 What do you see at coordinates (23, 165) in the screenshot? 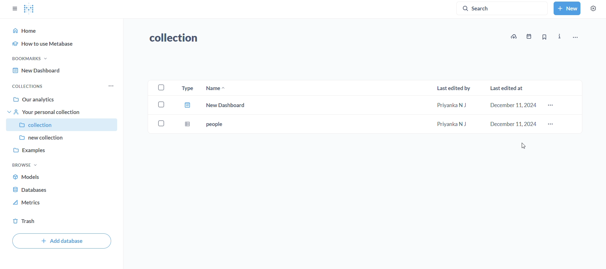
I see `browse` at bounding box center [23, 165].